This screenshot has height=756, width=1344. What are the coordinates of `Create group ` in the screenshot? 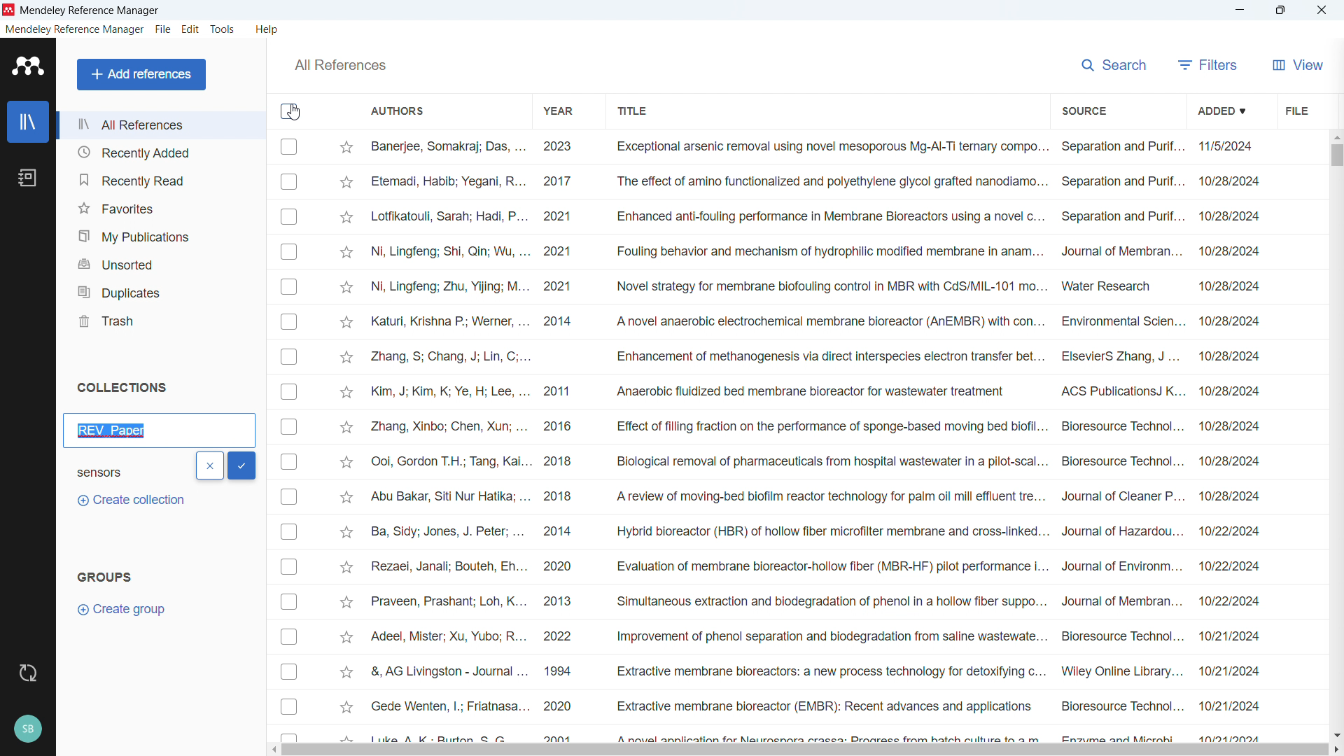 It's located at (125, 609).